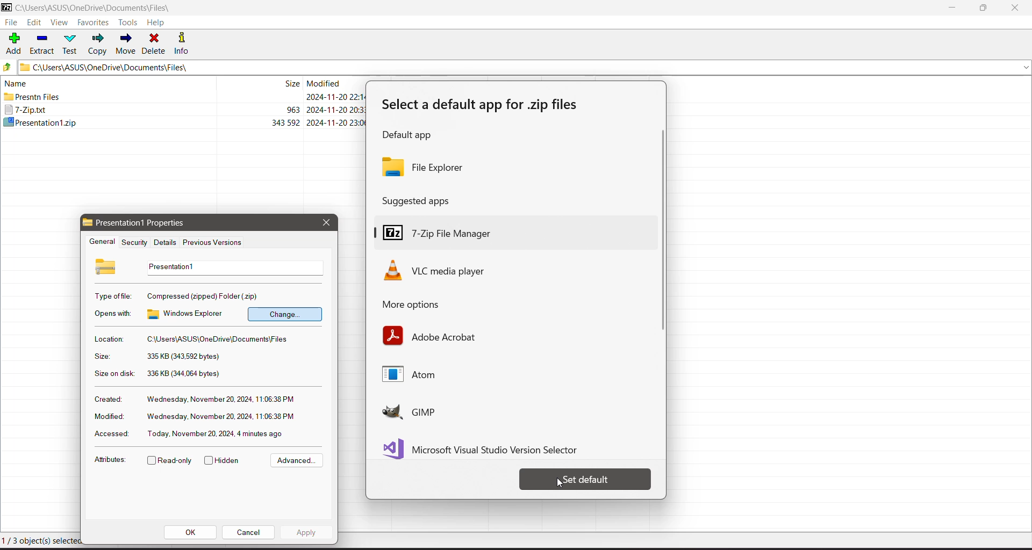 The height and width of the screenshot is (550, 1032). Describe the element at coordinates (94, 23) in the screenshot. I see `Favorites` at that location.